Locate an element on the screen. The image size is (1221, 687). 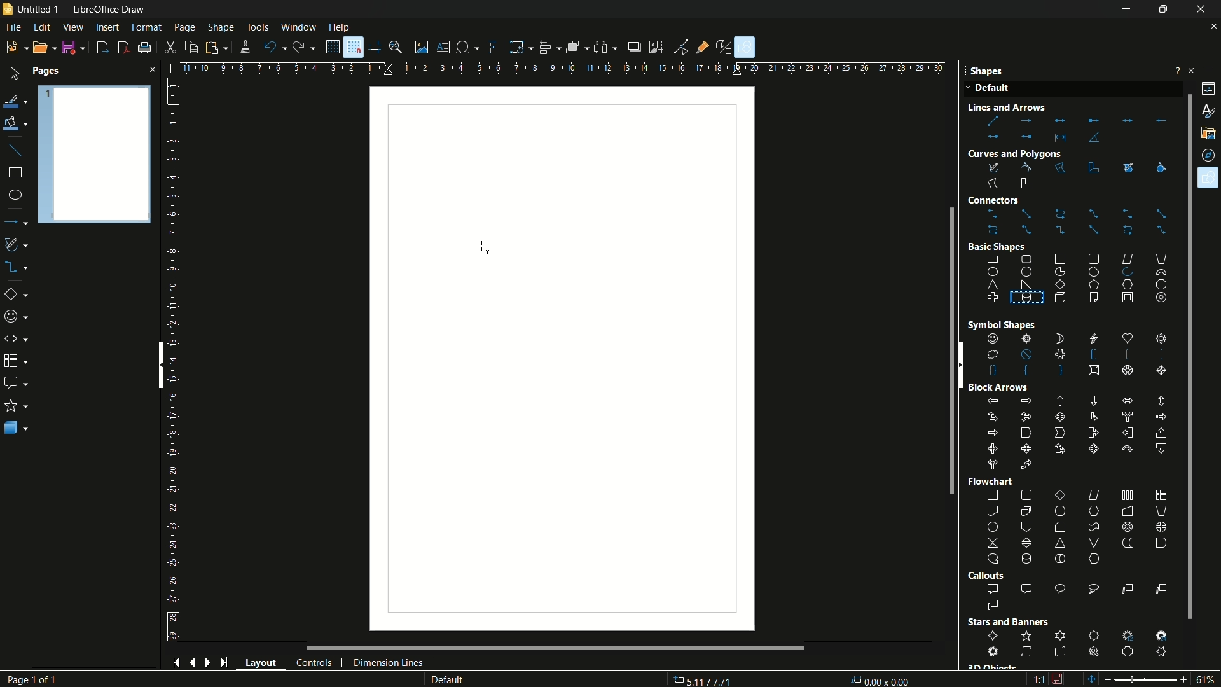
close is located at coordinates (149, 69).